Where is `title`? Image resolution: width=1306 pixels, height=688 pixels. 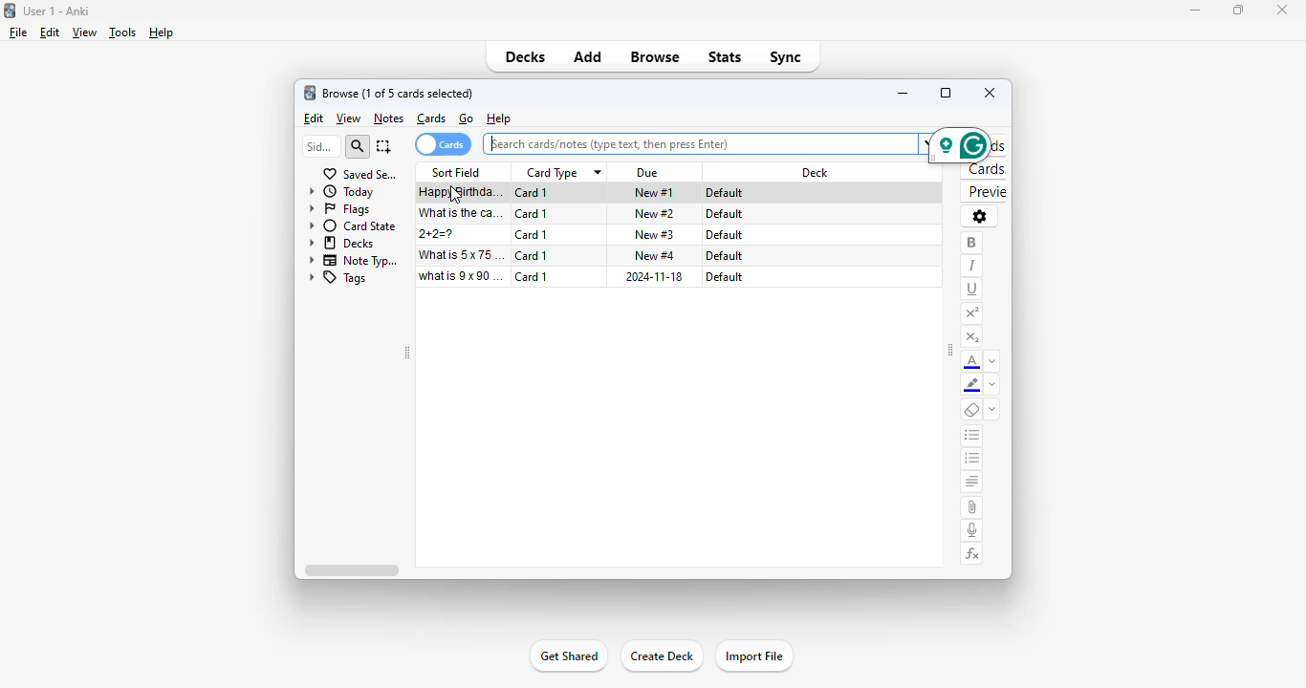
title is located at coordinates (55, 11).